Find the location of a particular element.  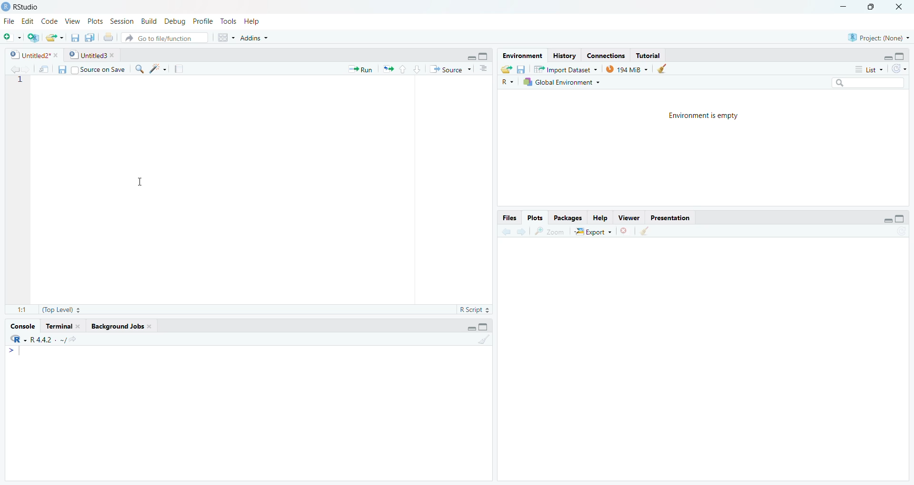

show in new window is located at coordinates (45, 69).